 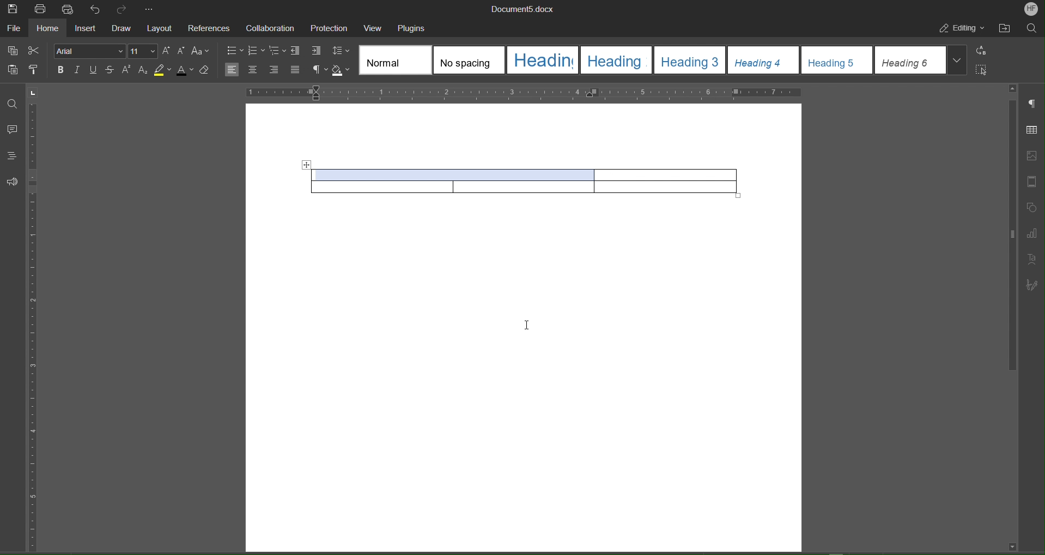 I want to click on Font Size, so click(x=142, y=51).